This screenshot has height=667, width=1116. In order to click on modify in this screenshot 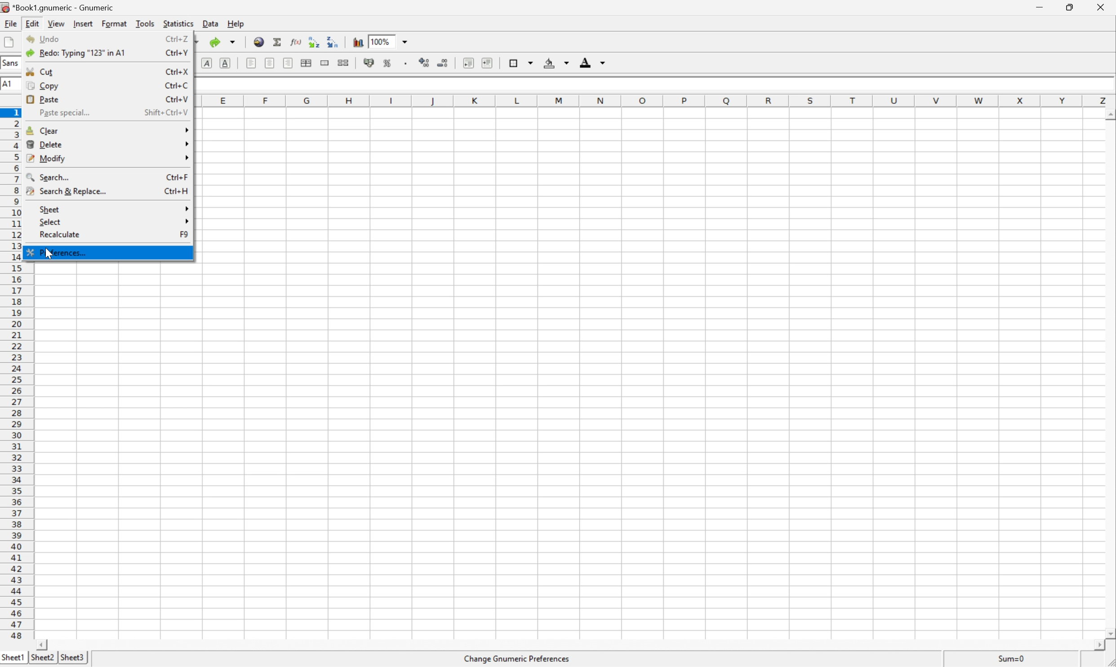, I will do `click(108, 158)`.